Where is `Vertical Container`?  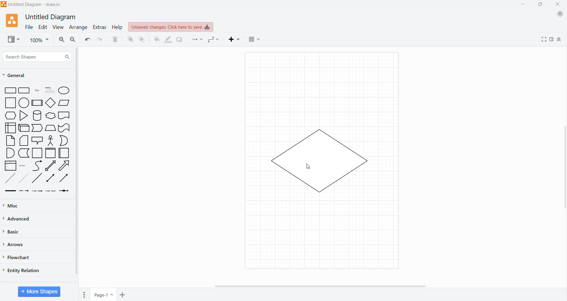 Vertical Container is located at coordinates (50, 153).